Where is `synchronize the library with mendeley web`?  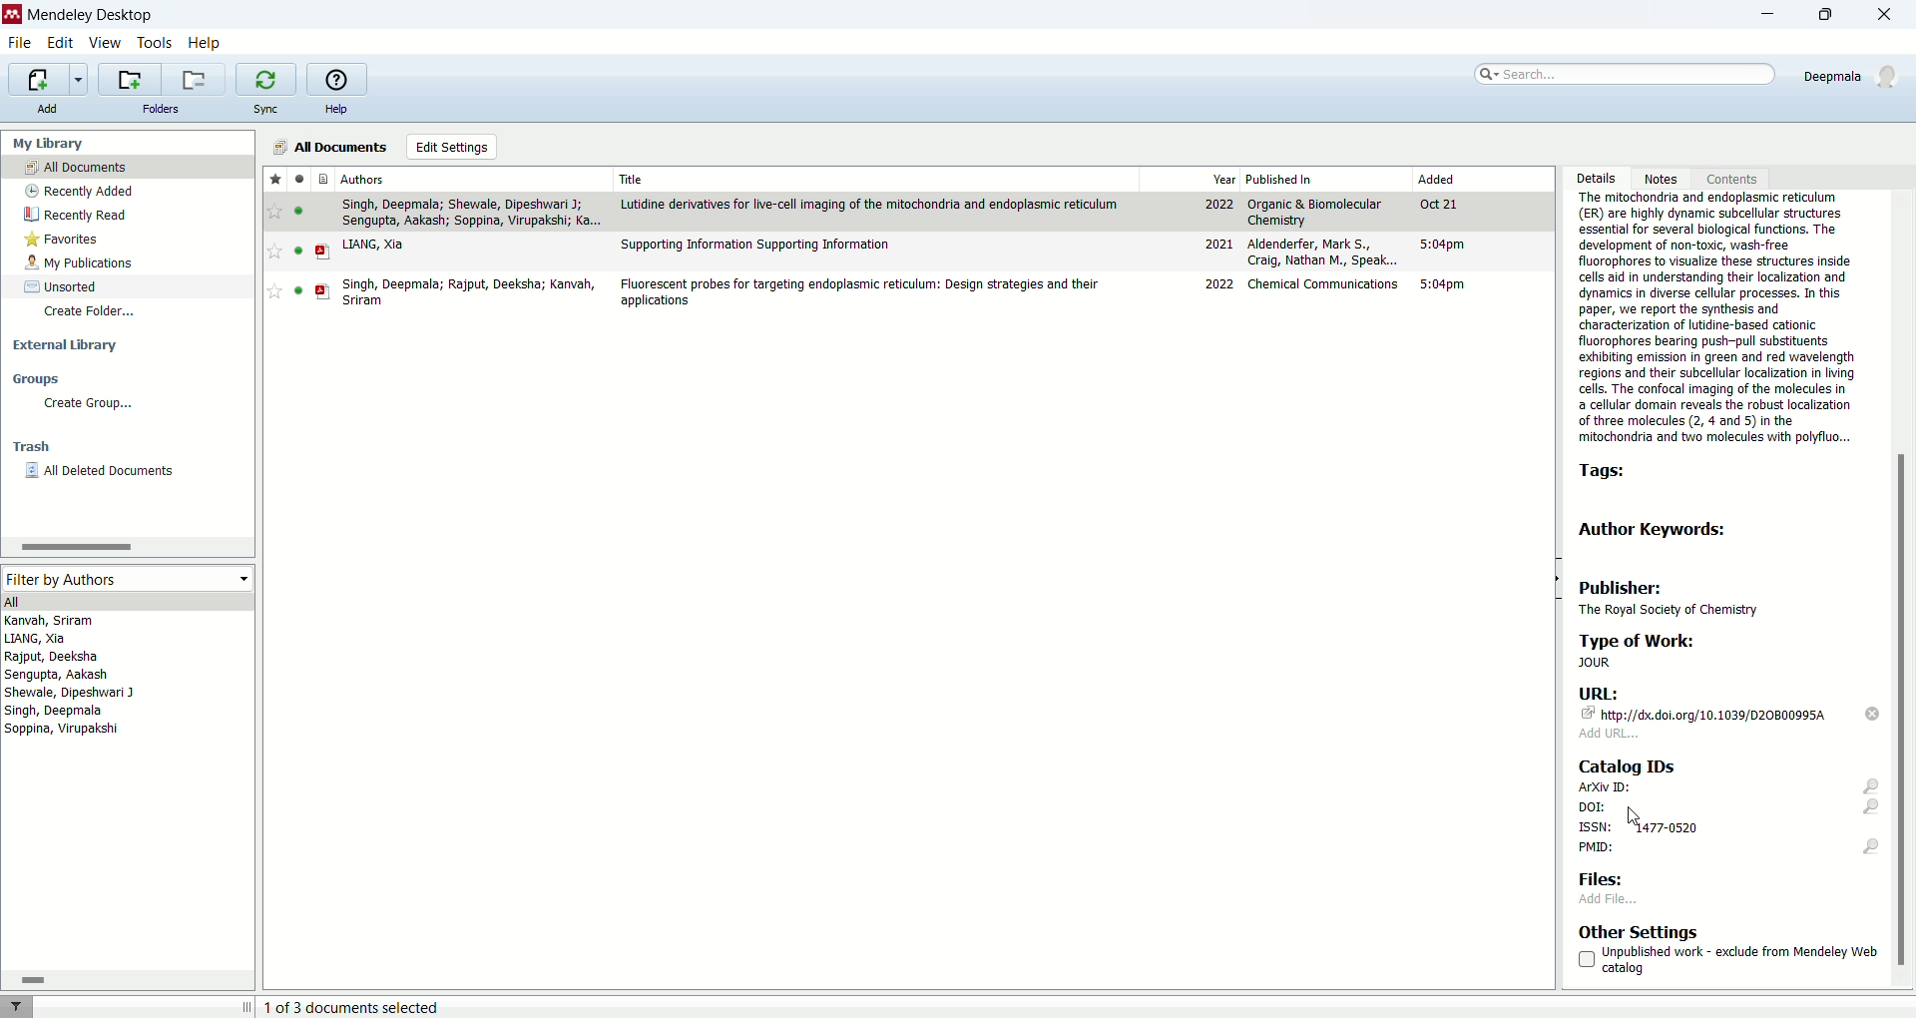
synchronize the library with mendeley web is located at coordinates (266, 80).